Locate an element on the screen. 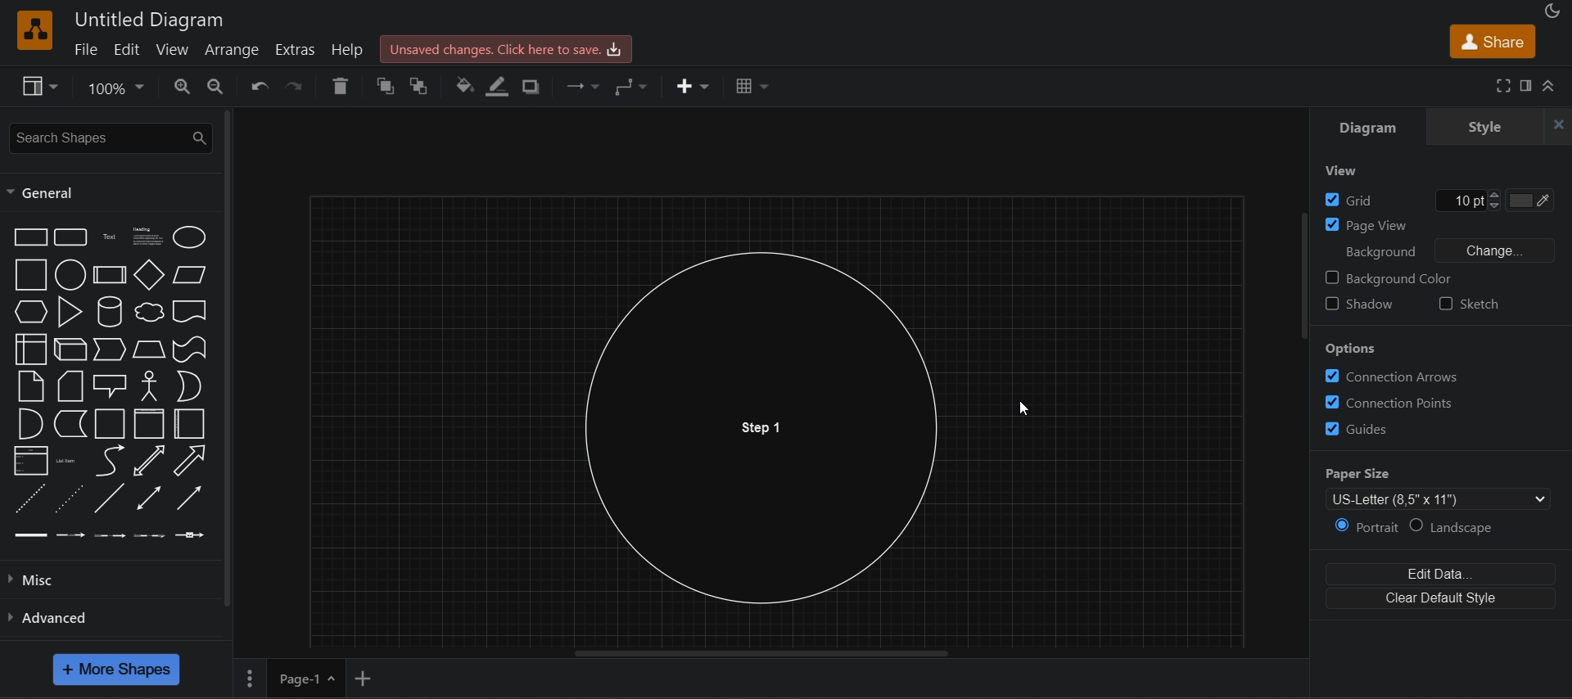 The height and width of the screenshot is (699, 1572). or is located at coordinates (195, 386).